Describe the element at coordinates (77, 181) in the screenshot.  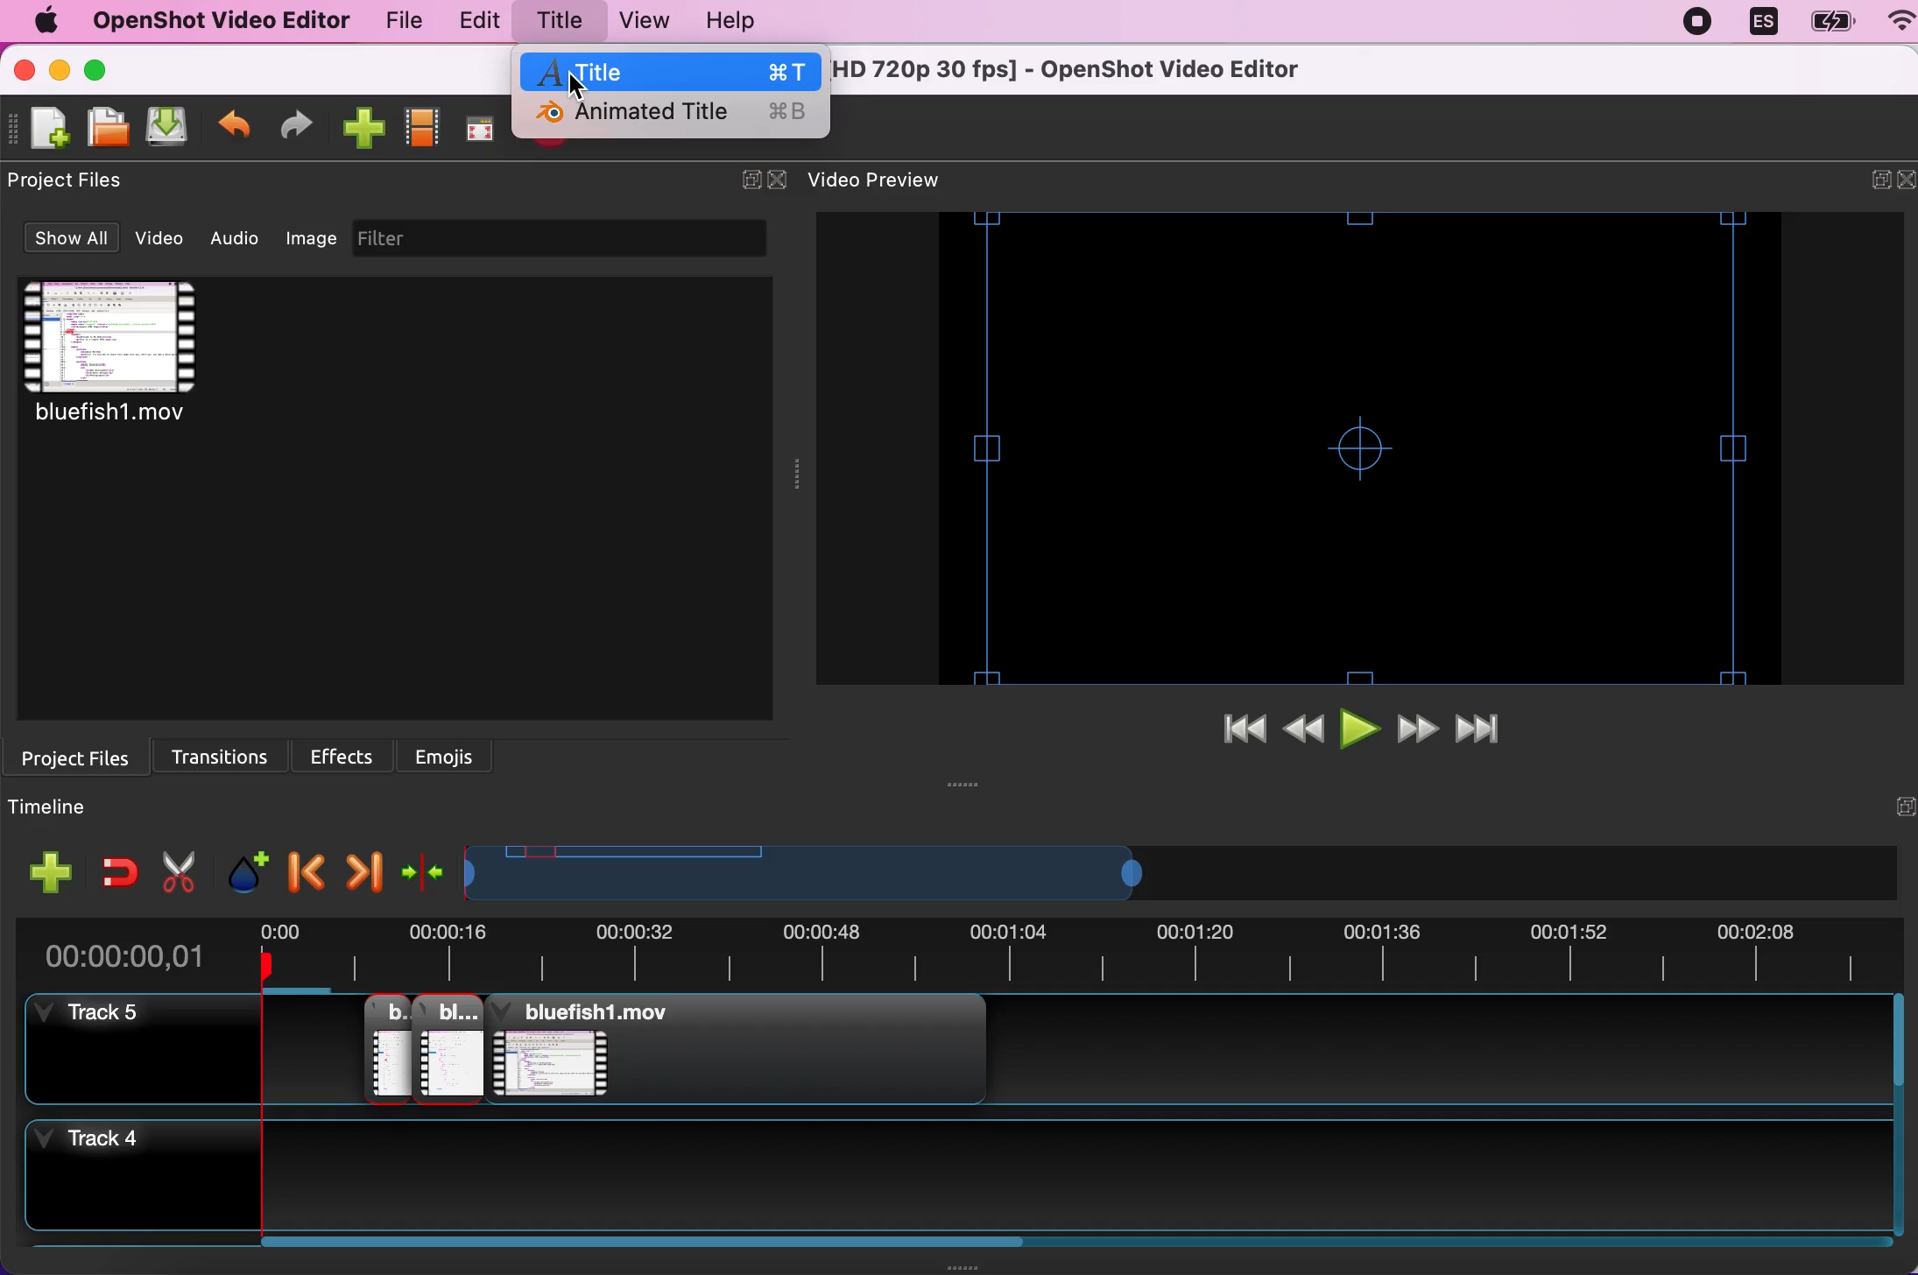
I see `project files` at that location.